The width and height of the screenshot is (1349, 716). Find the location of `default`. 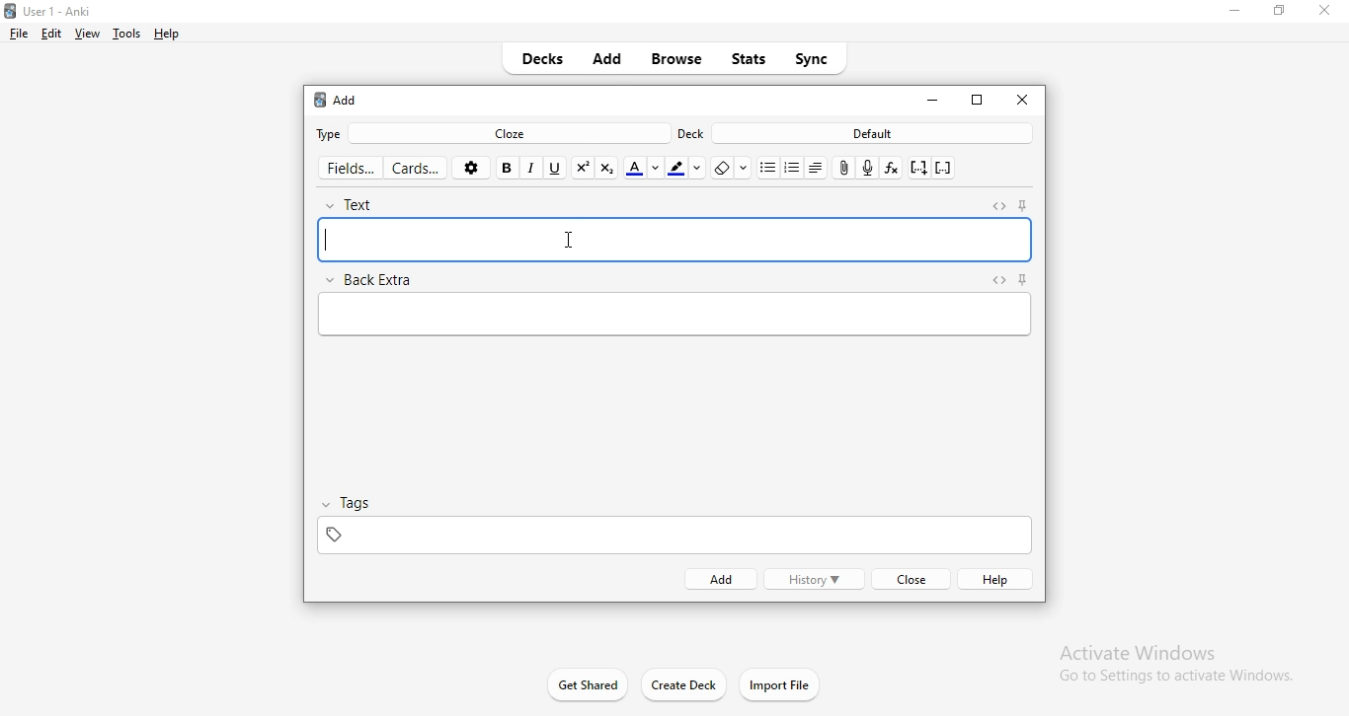

default is located at coordinates (874, 134).